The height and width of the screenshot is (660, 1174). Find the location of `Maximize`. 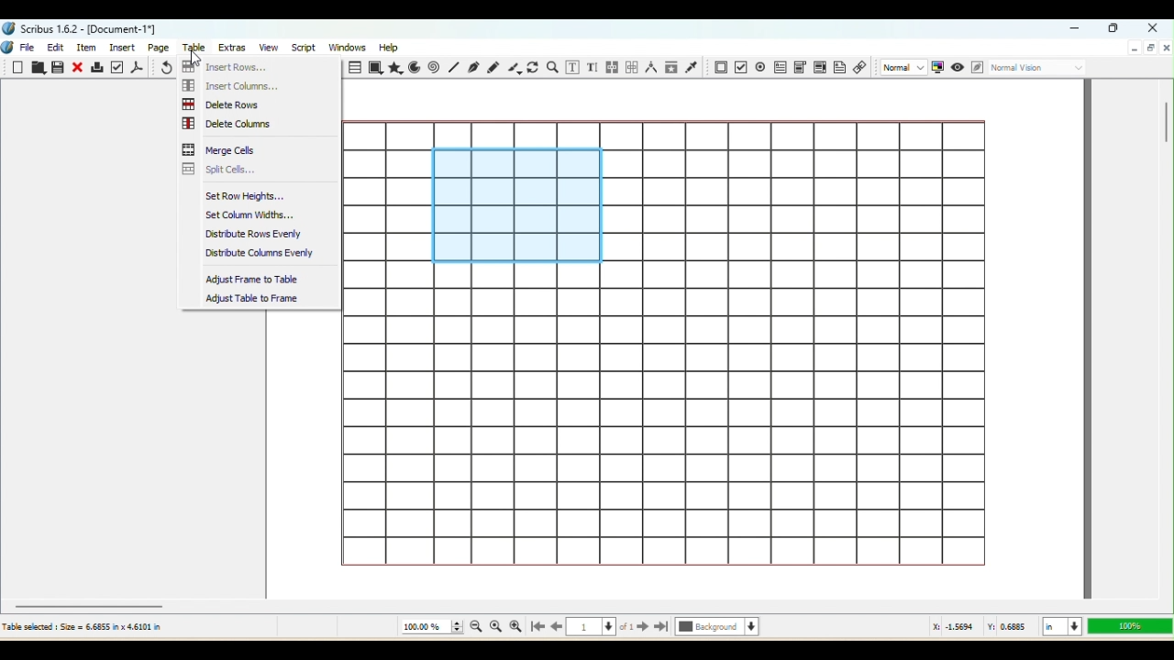

Maximize is located at coordinates (1115, 29).